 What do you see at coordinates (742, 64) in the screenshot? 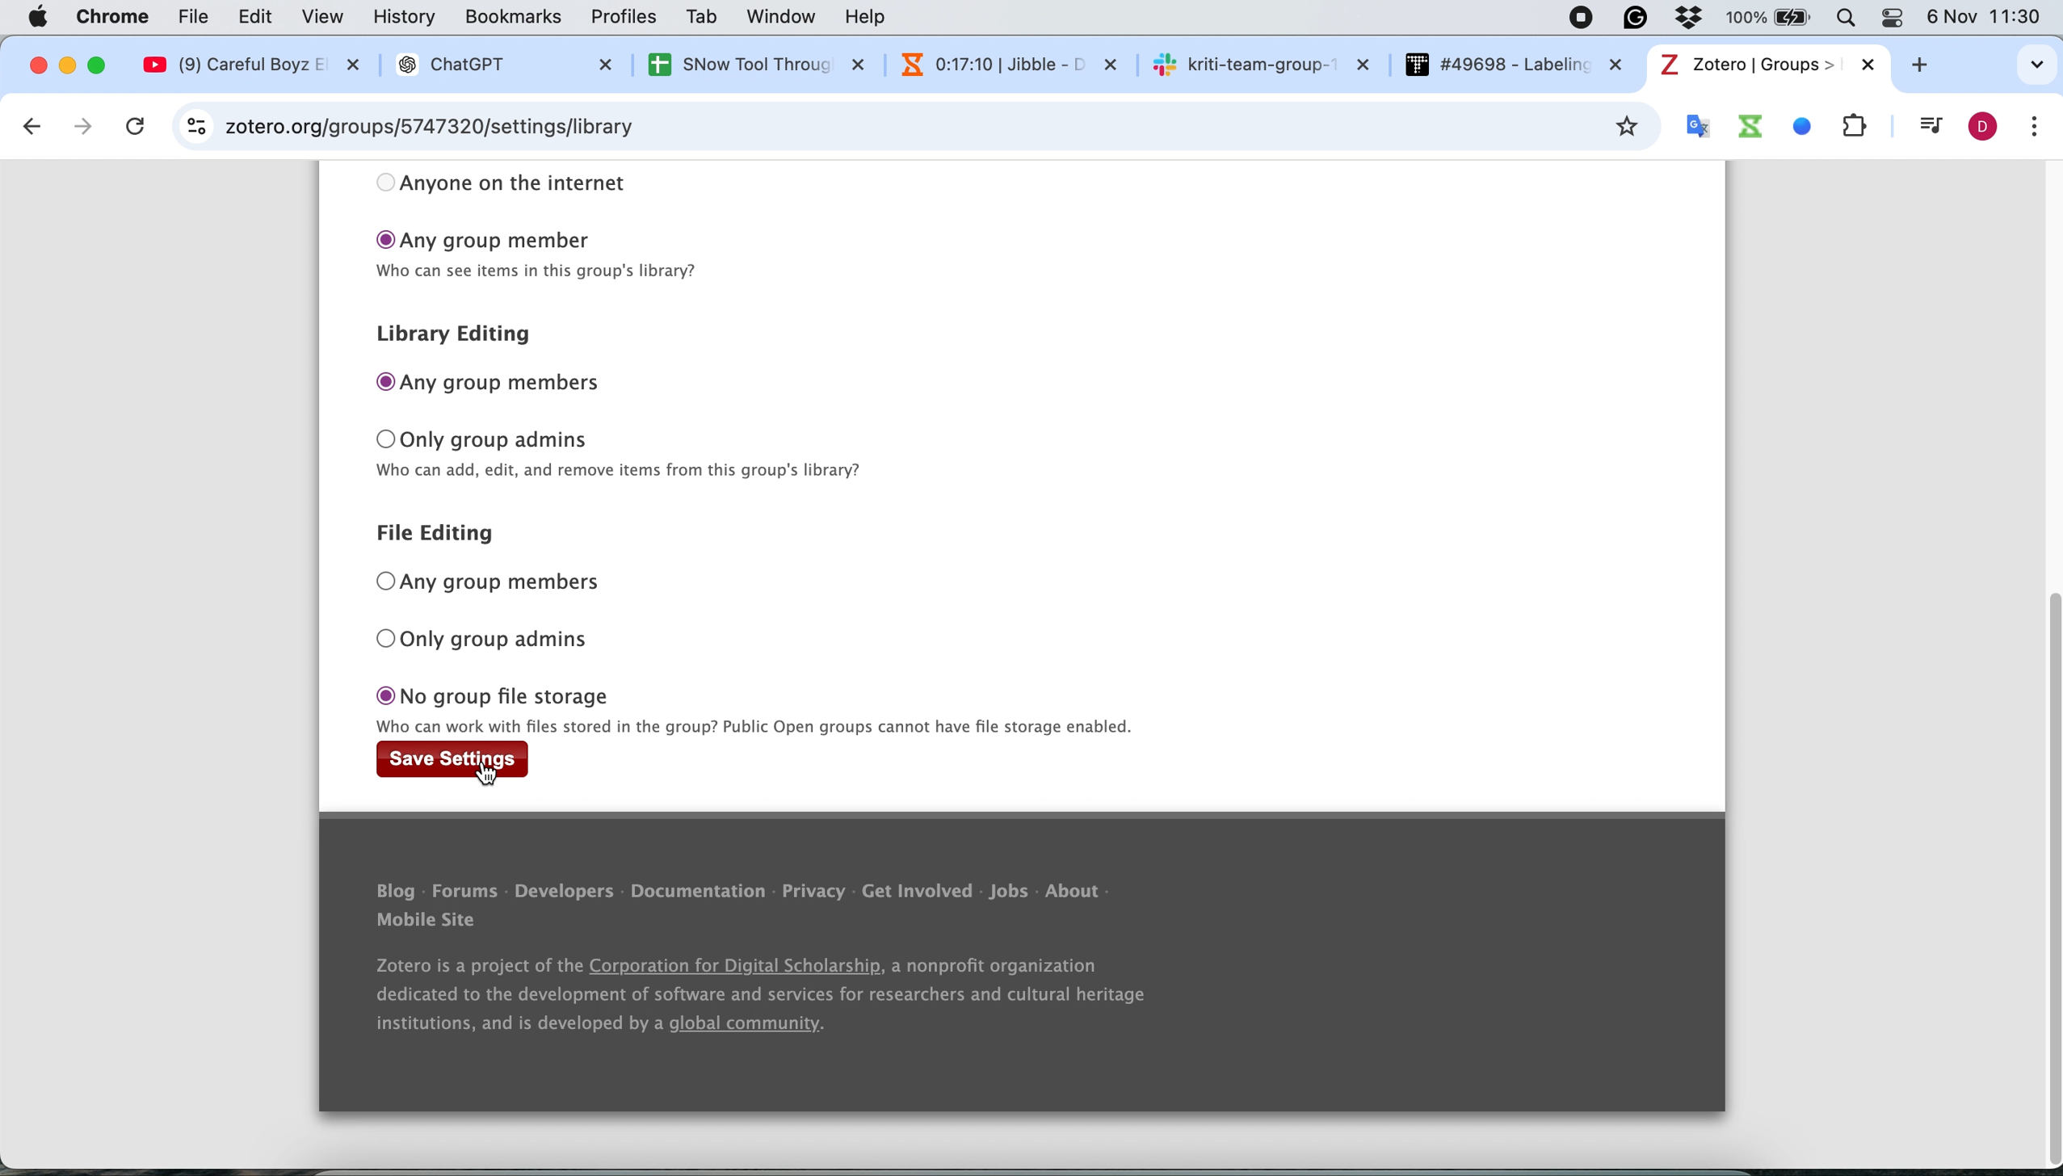
I see `SNow Tool Throuc  X` at bounding box center [742, 64].